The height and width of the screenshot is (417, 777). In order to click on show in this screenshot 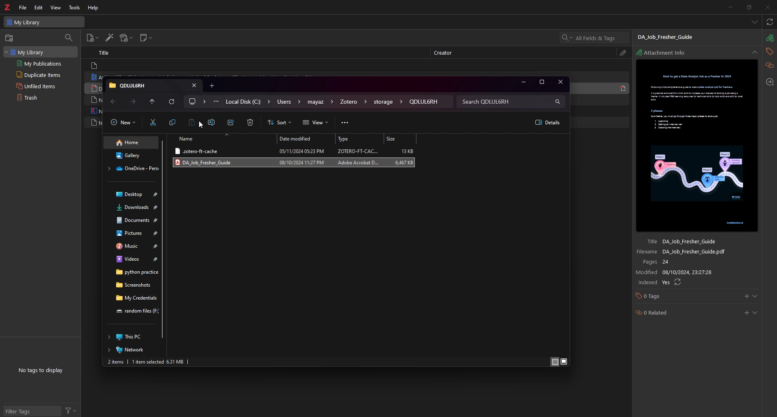, I will do `click(755, 313)`.